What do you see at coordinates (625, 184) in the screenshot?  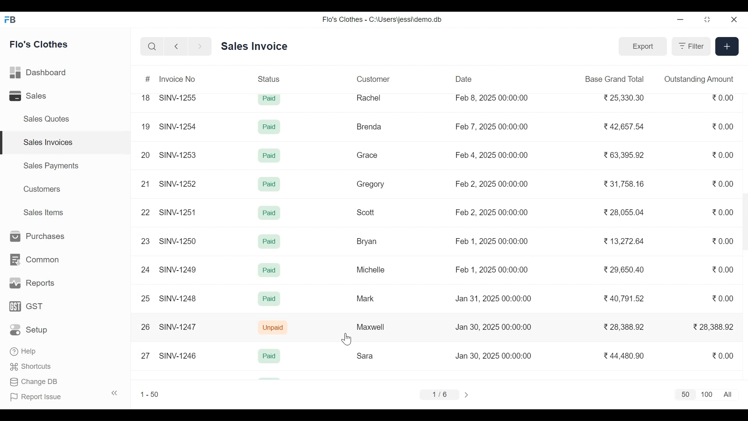 I see `31,758.16` at bounding box center [625, 184].